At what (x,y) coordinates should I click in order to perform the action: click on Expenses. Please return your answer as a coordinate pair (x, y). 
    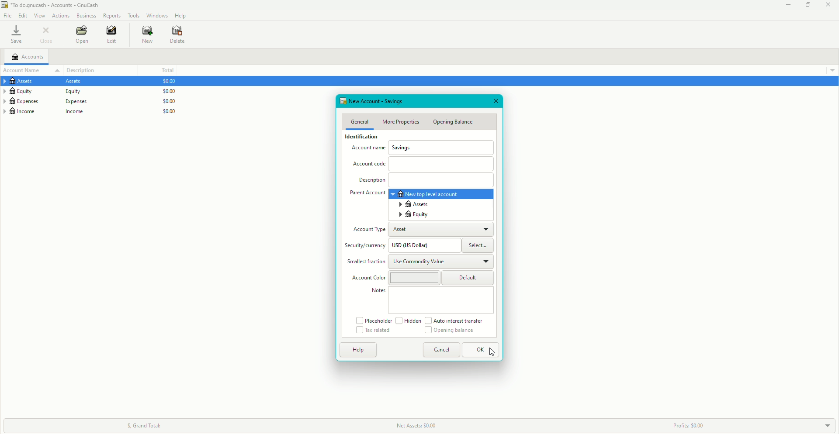
    Looking at the image, I should click on (46, 101).